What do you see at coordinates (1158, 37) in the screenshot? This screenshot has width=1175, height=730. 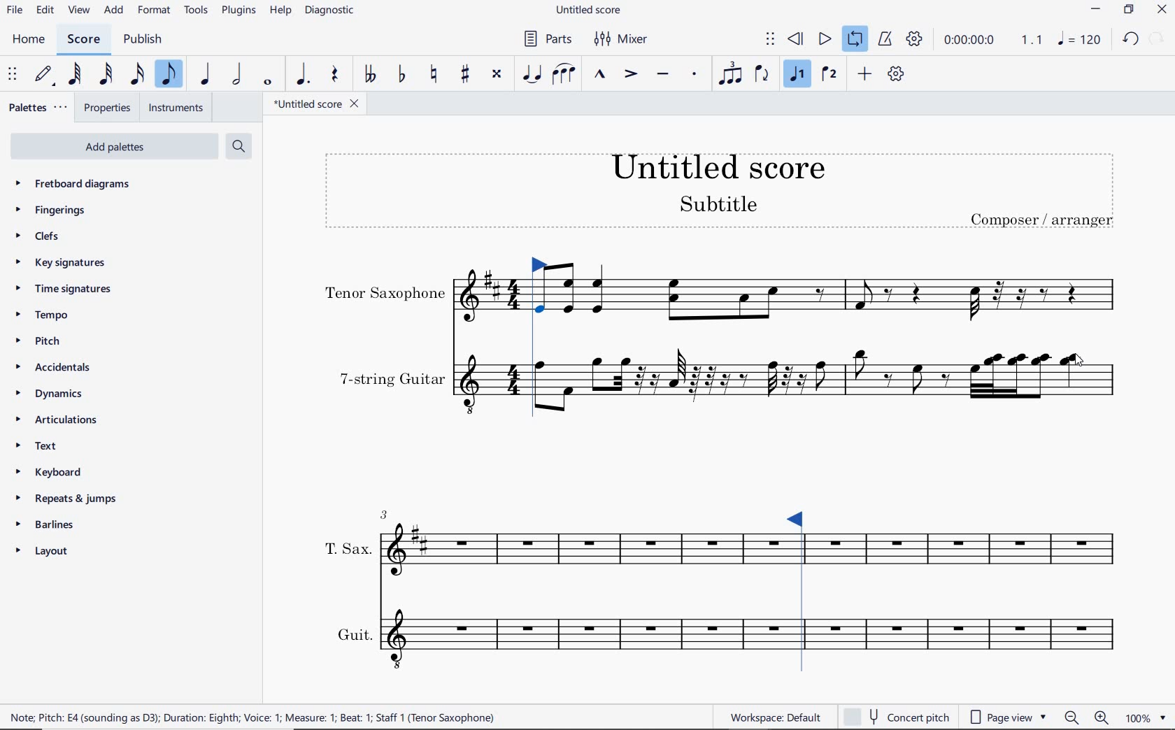 I see `REDO` at bounding box center [1158, 37].